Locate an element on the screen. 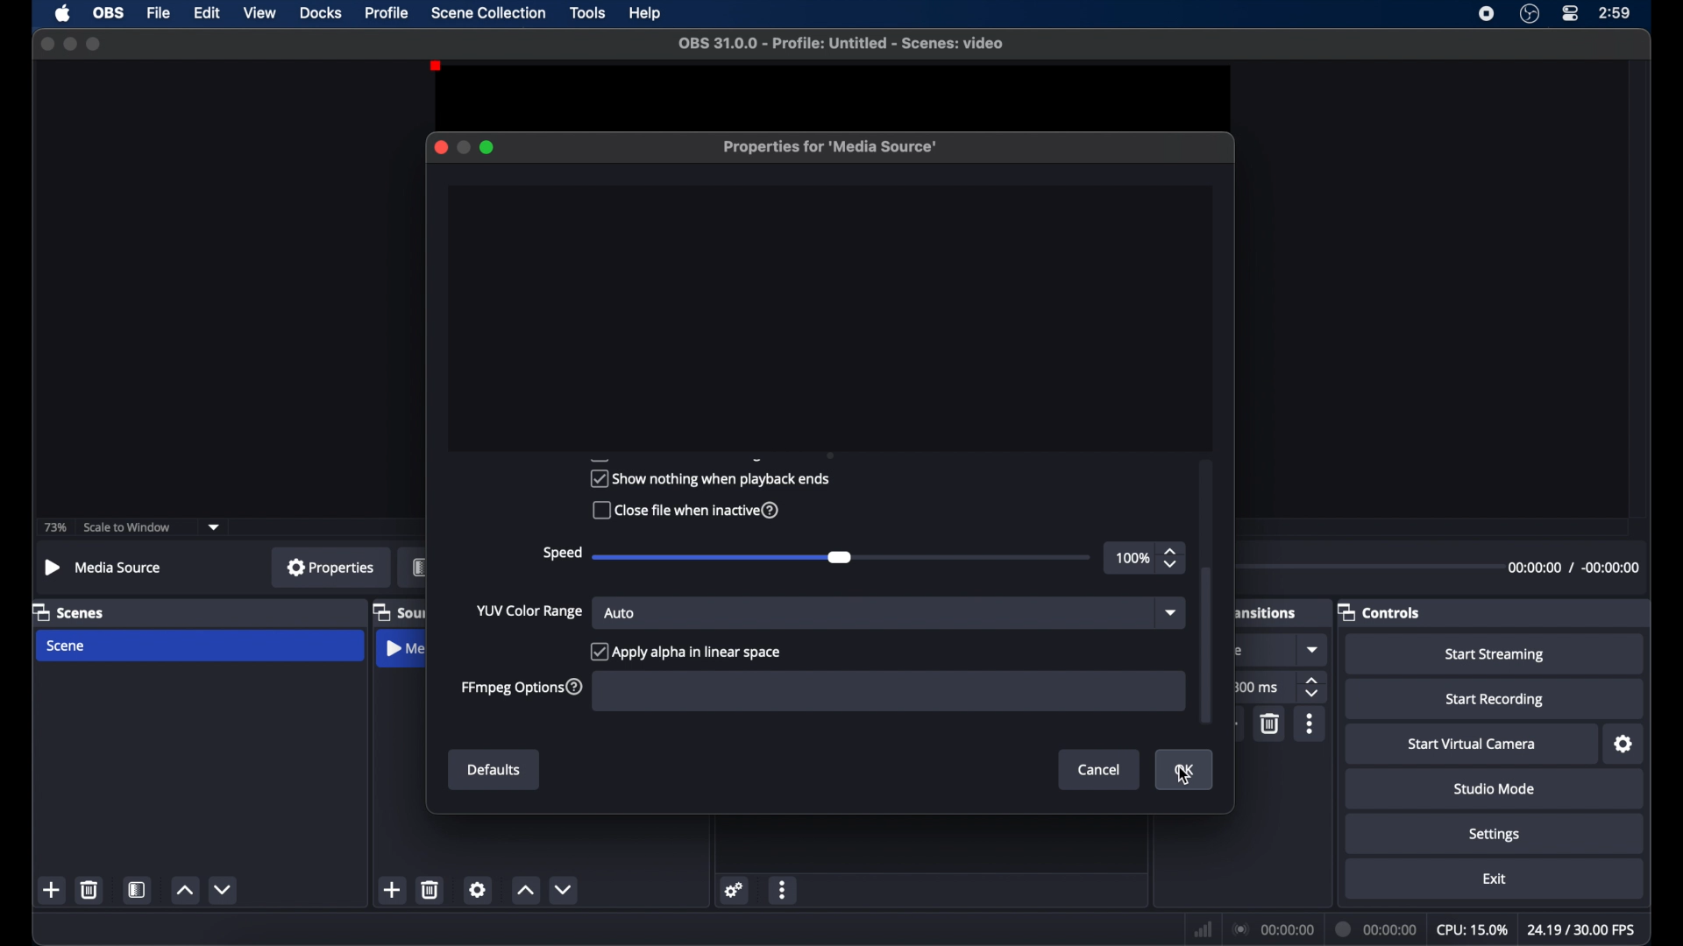  start streaming is located at coordinates (1495, 654).